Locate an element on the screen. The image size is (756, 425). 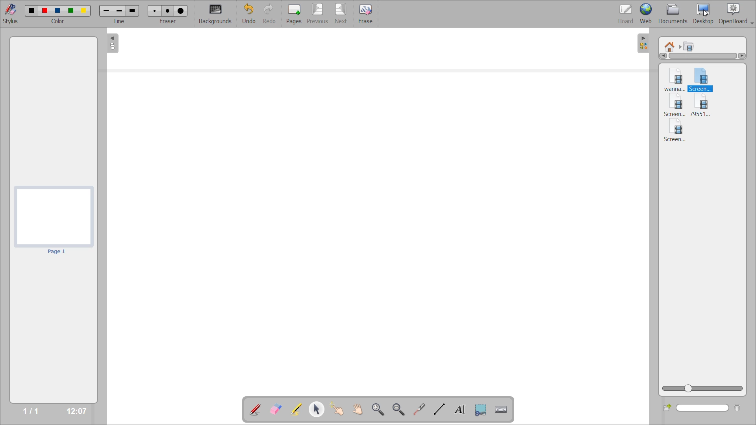
12:07 is located at coordinates (74, 410).